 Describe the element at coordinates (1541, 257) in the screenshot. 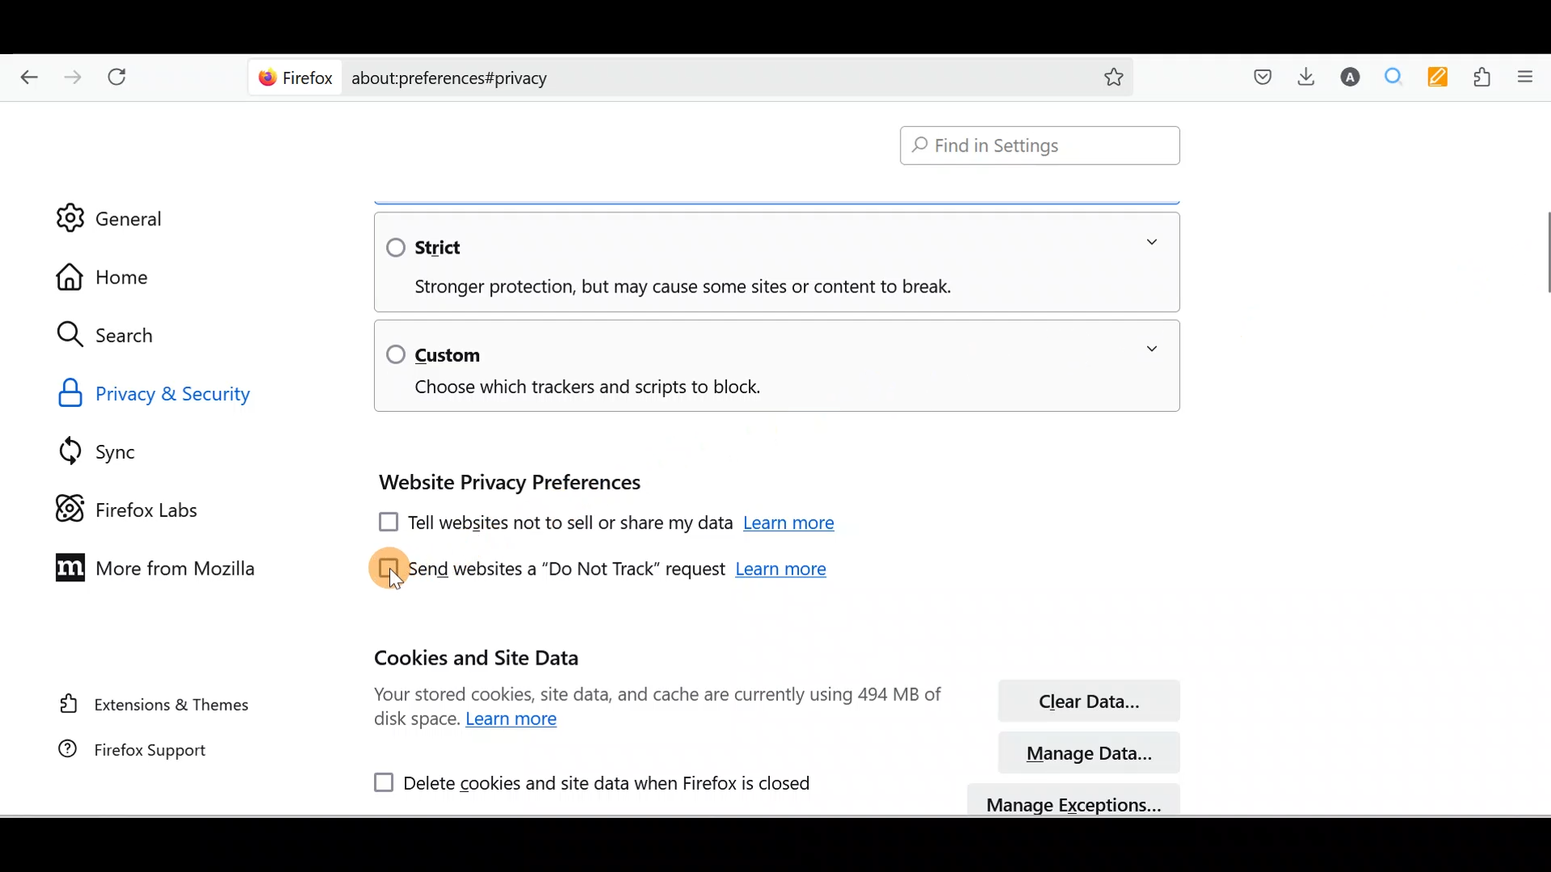

I see `Vertical scrollbar` at that location.